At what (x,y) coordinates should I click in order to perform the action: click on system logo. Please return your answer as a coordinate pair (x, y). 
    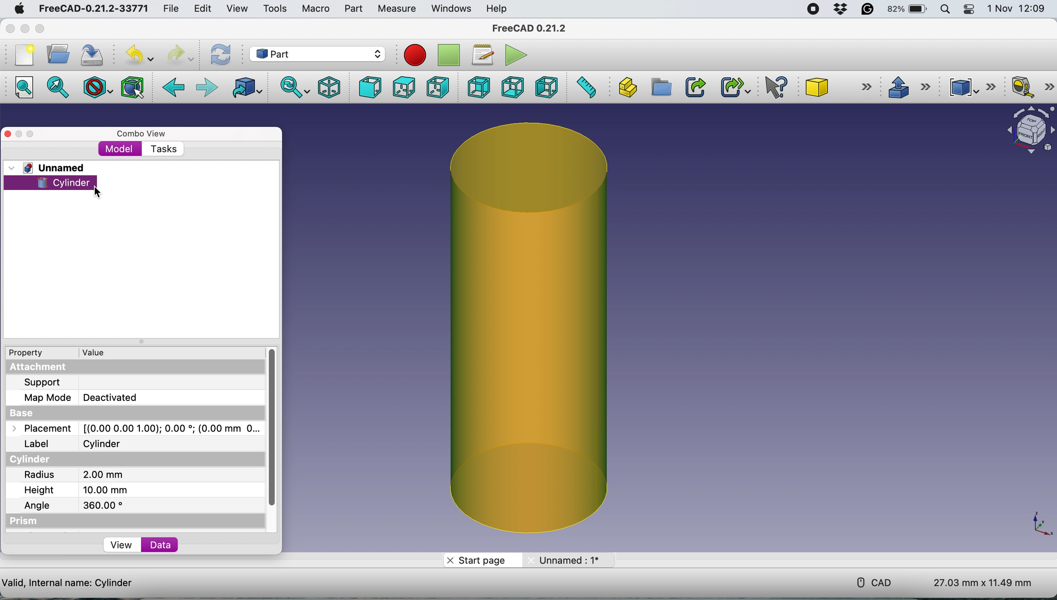
    Looking at the image, I should click on (20, 9).